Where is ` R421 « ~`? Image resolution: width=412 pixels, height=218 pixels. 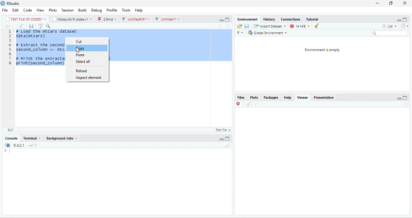  R421 « ~ is located at coordinates (20, 144).